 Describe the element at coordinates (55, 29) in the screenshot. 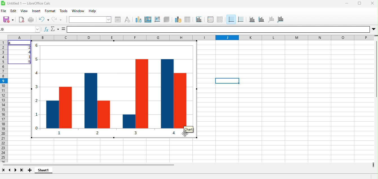

I see `select function` at that location.